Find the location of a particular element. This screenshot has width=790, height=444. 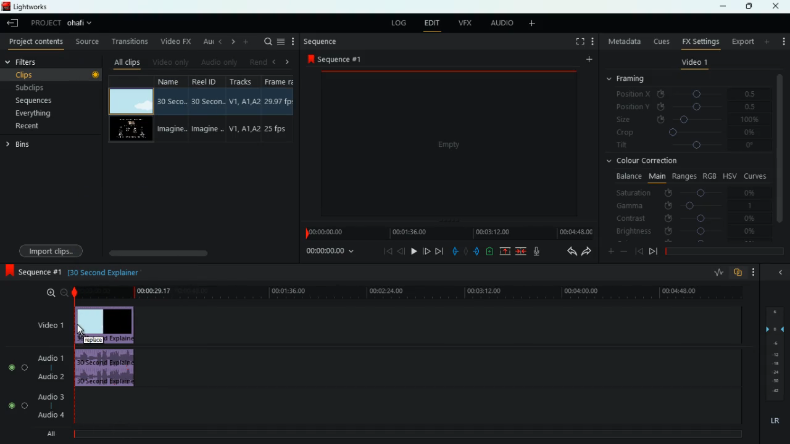

timeline is located at coordinates (411, 435).